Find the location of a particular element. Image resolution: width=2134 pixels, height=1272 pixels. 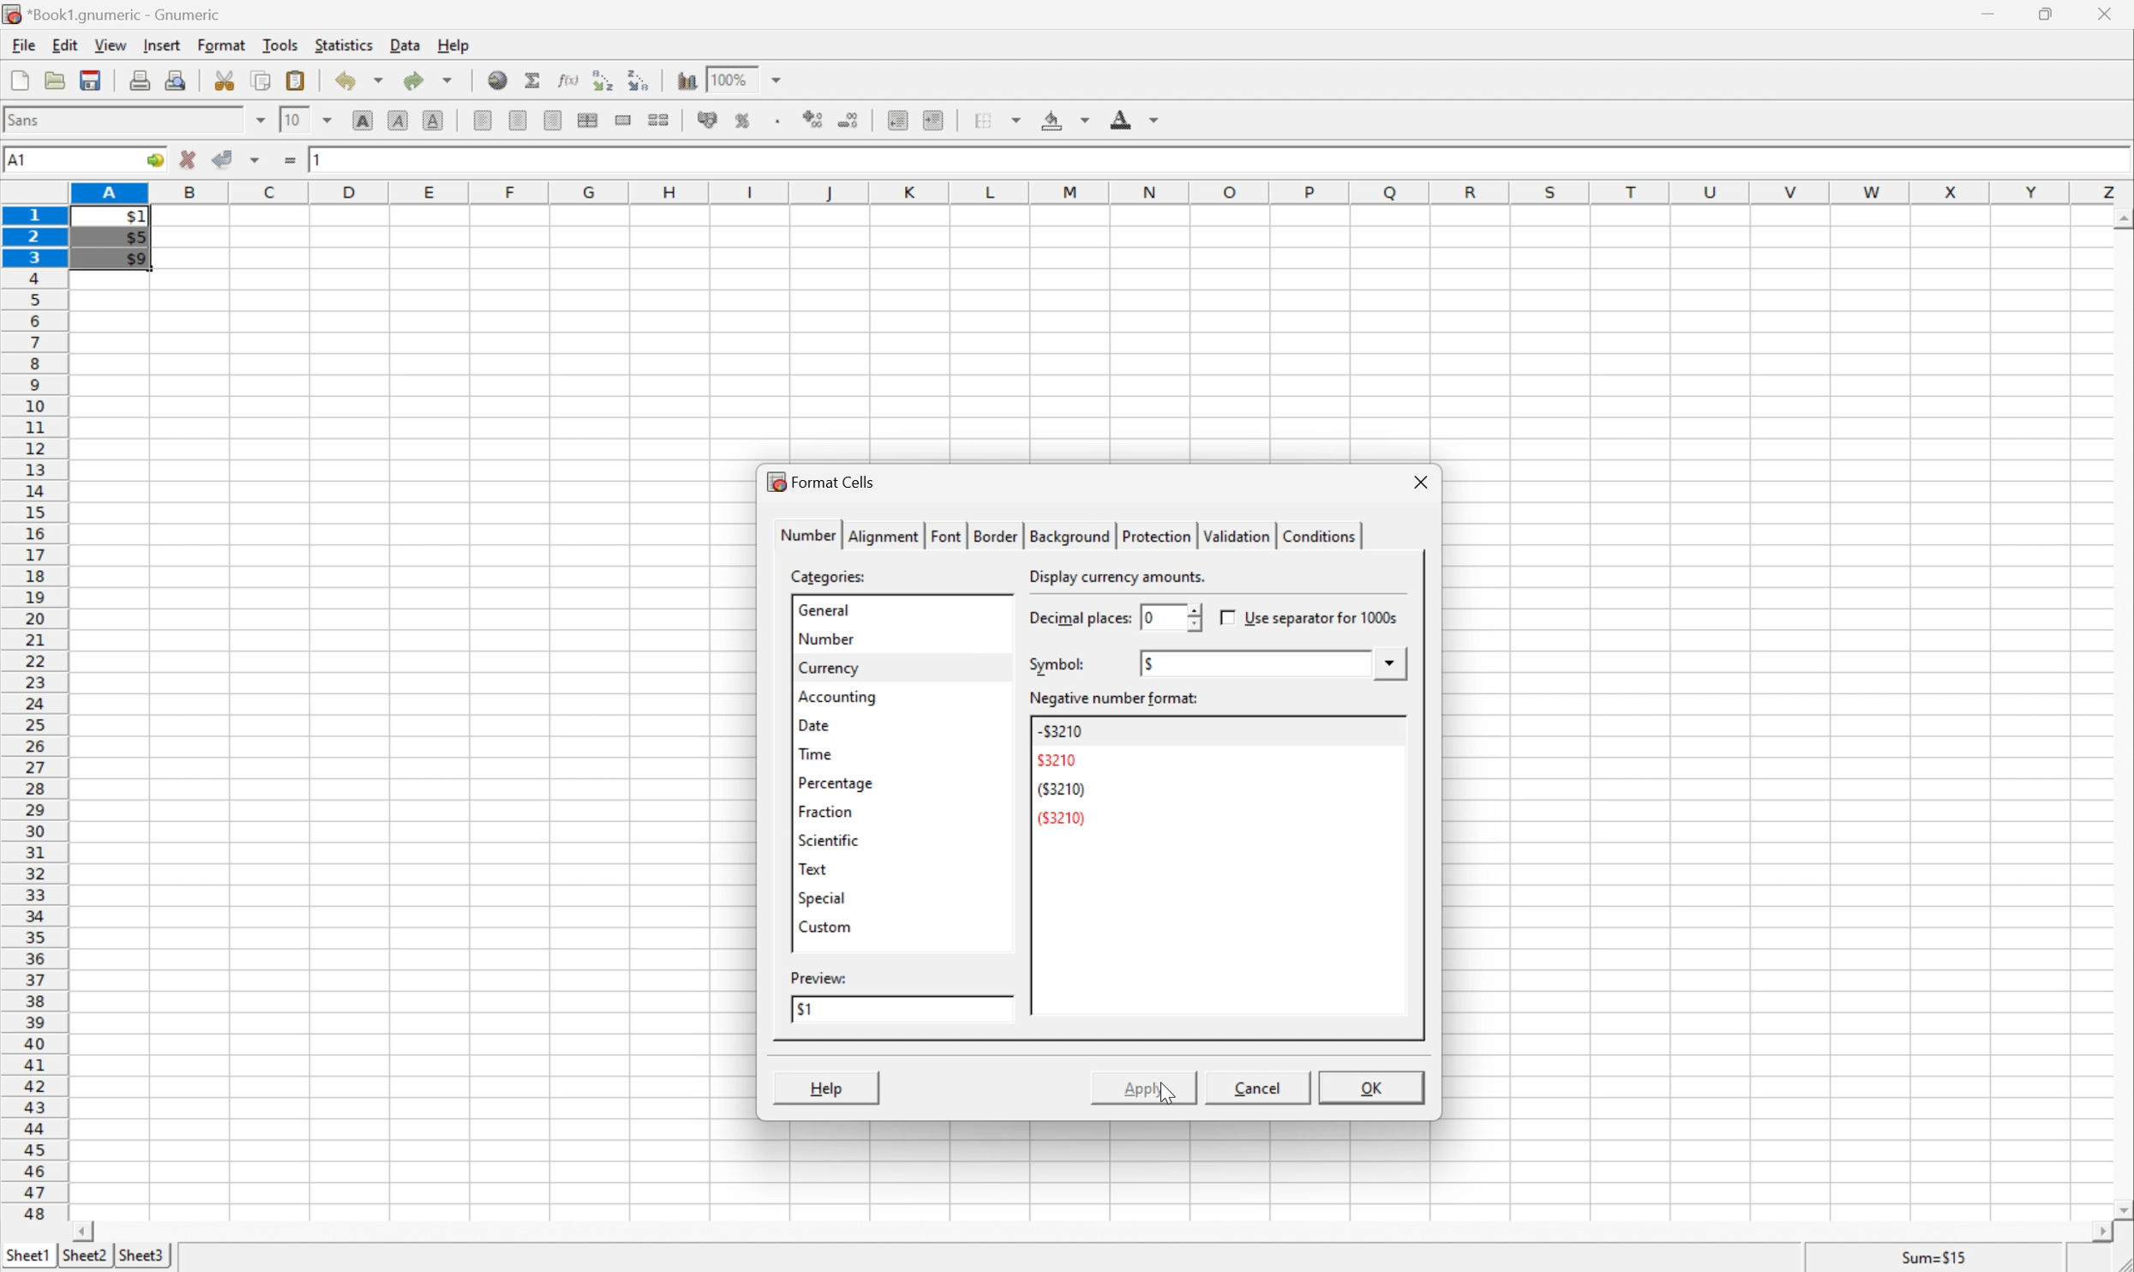

general is located at coordinates (824, 608).